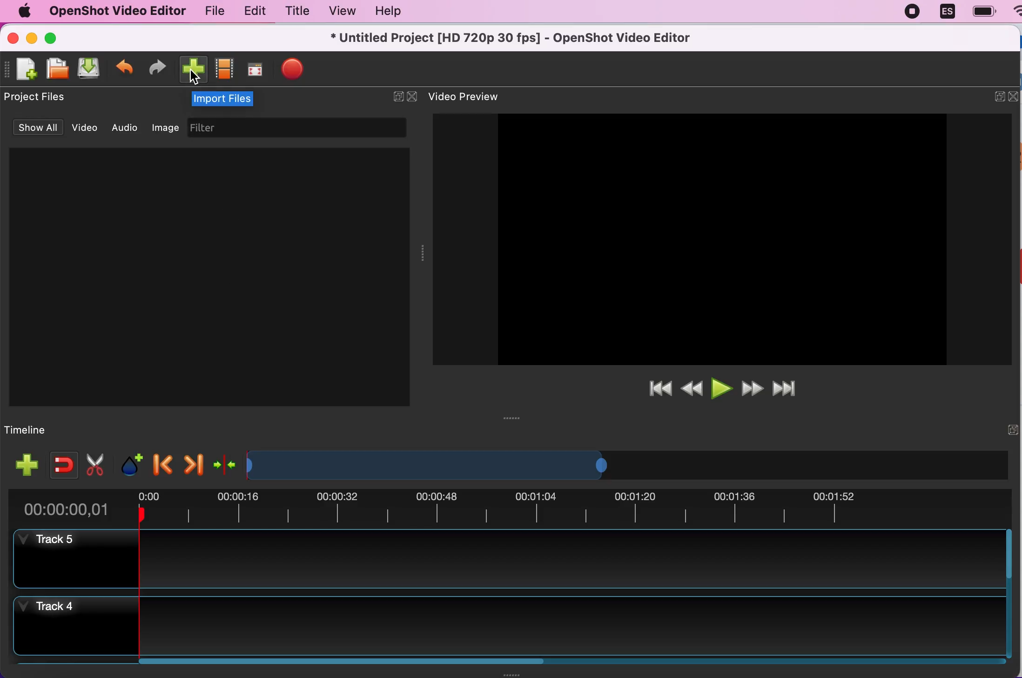  What do you see at coordinates (721, 387) in the screenshot?
I see `play` at bounding box center [721, 387].